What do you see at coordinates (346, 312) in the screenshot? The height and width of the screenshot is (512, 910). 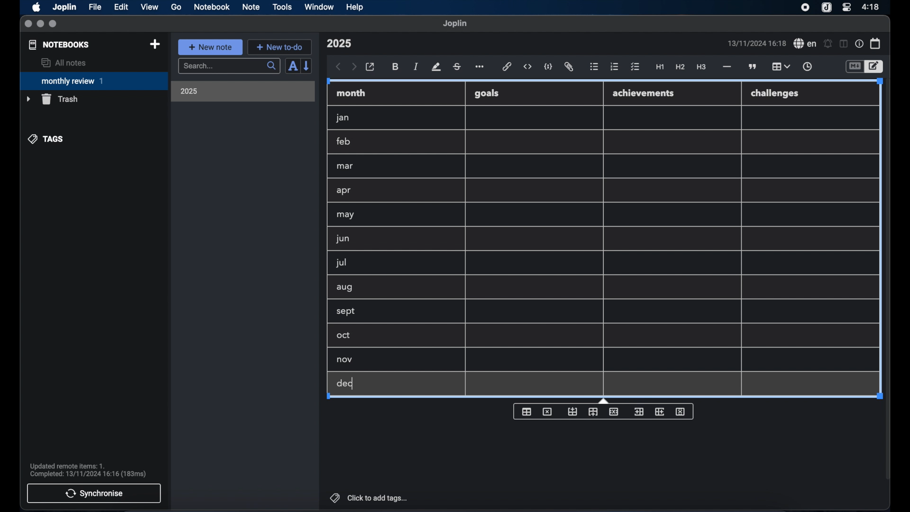 I see `sept` at bounding box center [346, 312].